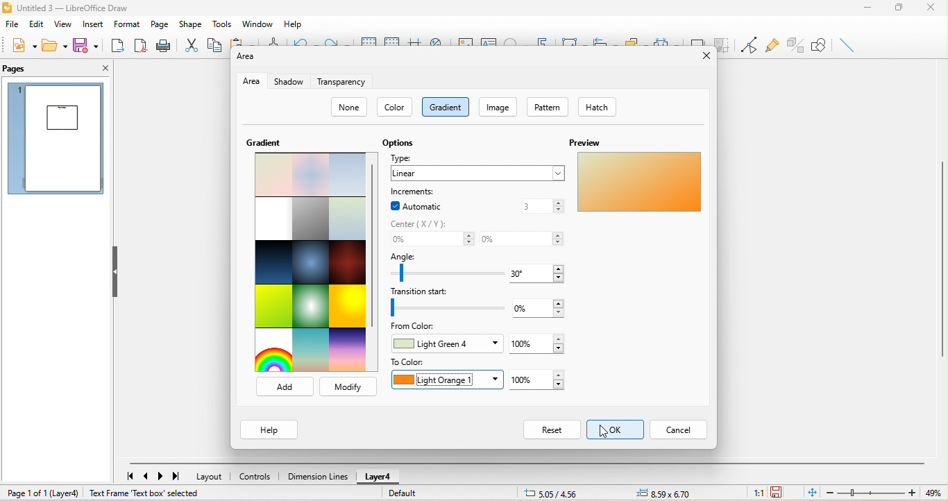 The image size is (948, 501). Describe the element at coordinates (410, 363) in the screenshot. I see `to color` at that location.